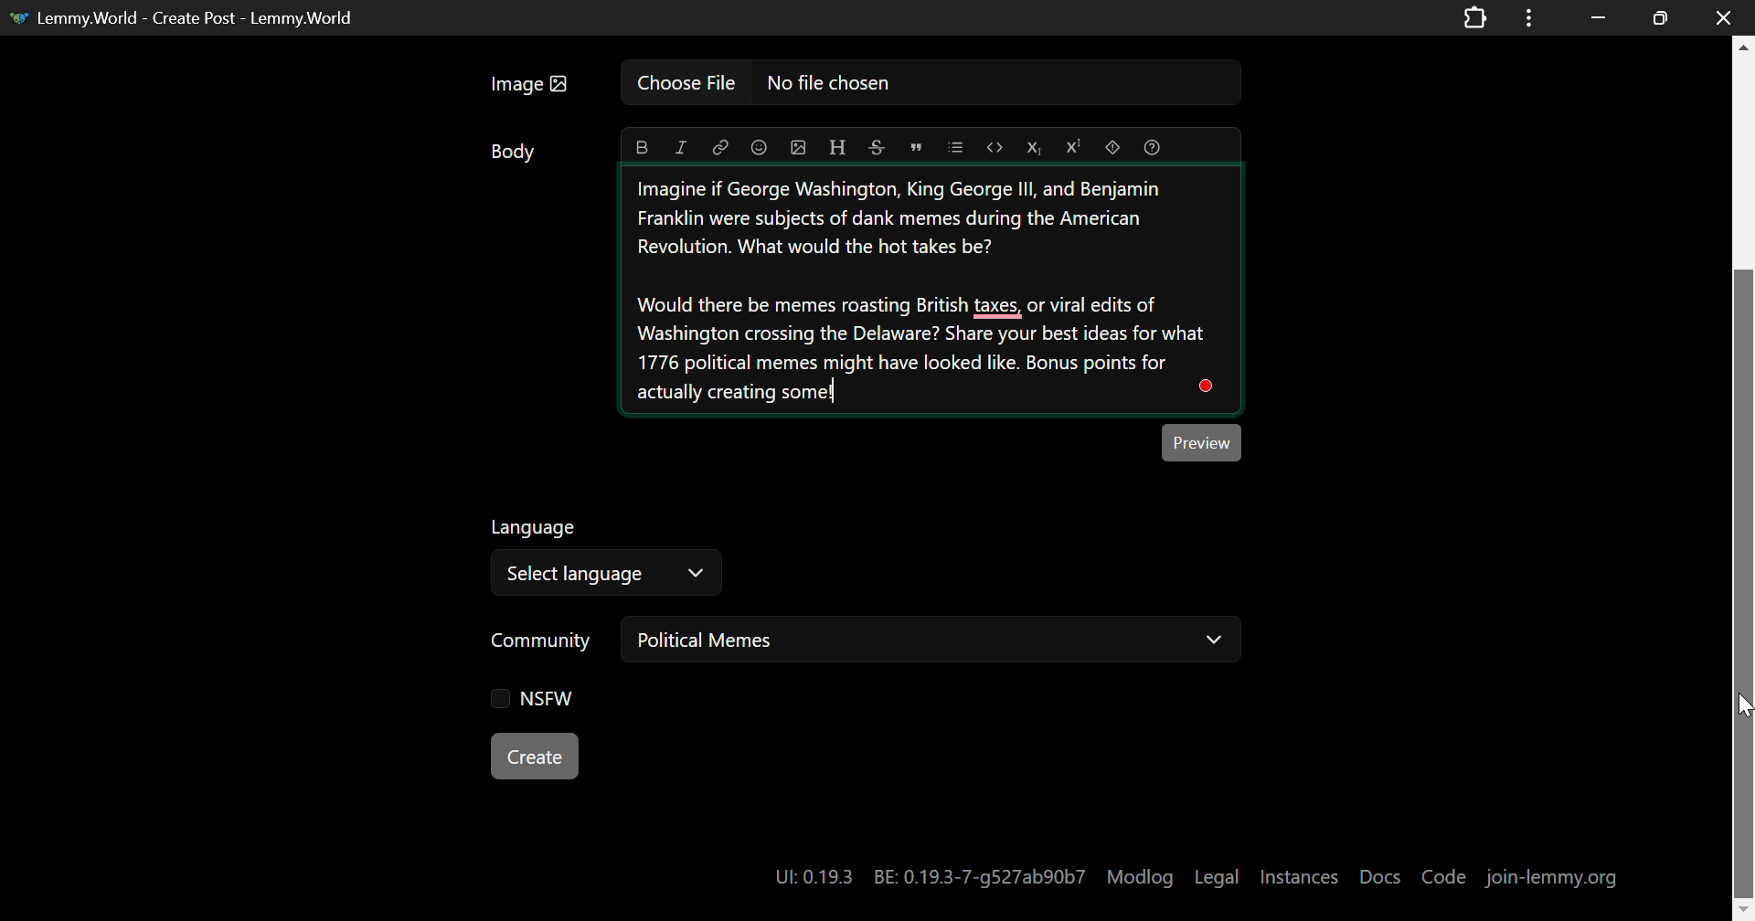 The image size is (1755, 921). Describe the element at coordinates (862, 83) in the screenshot. I see `Insert Image Field` at that location.